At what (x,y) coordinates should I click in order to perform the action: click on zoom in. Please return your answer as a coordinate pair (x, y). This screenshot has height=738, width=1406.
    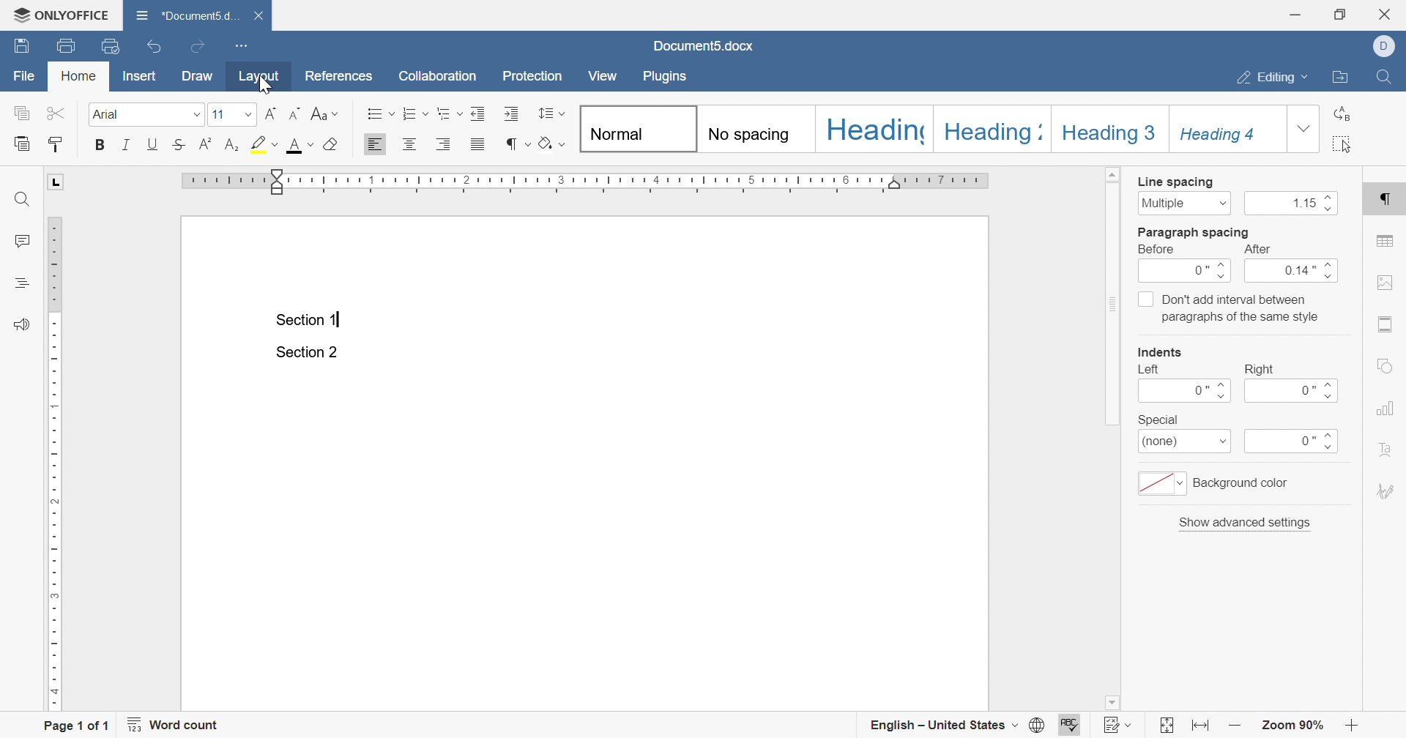
    Looking at the image, I should click on (1235, 726).